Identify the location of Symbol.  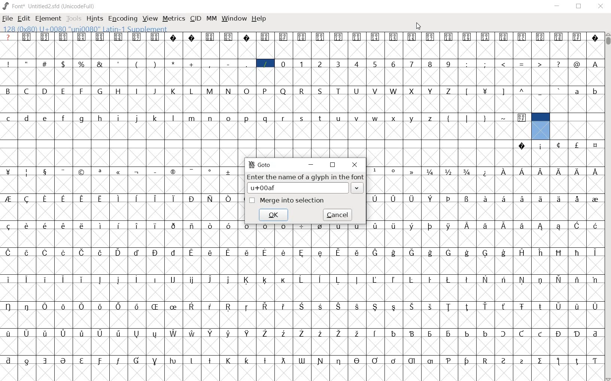
(468, 307).